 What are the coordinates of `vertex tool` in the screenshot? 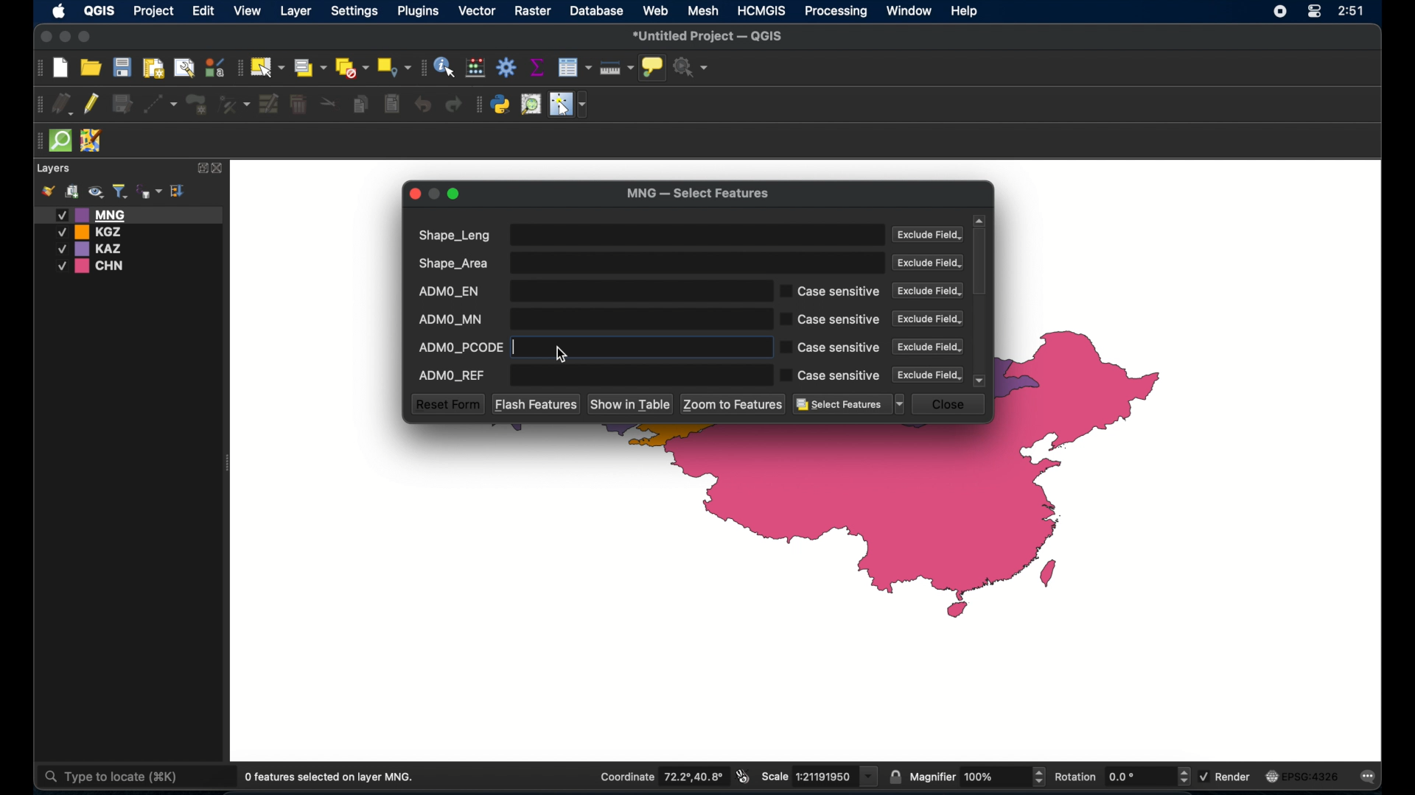 It's located at (235, 103).